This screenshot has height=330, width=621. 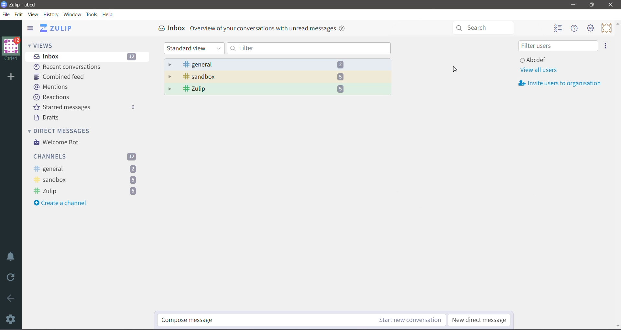 I want to click on Tools, so click(x=92, y=14).